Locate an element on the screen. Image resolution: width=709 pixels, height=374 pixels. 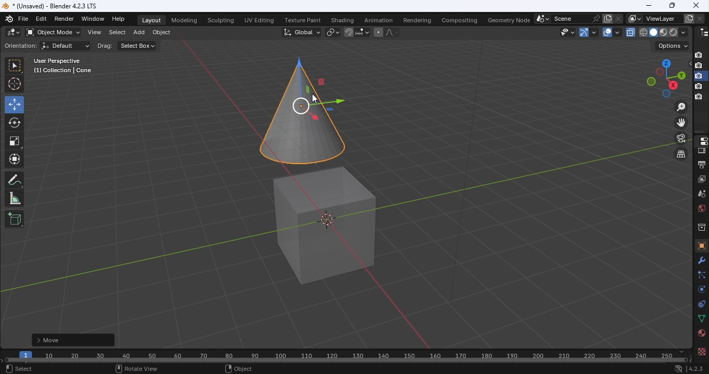
viewpoint shader: Rendered is located at coordinates (673, 32).